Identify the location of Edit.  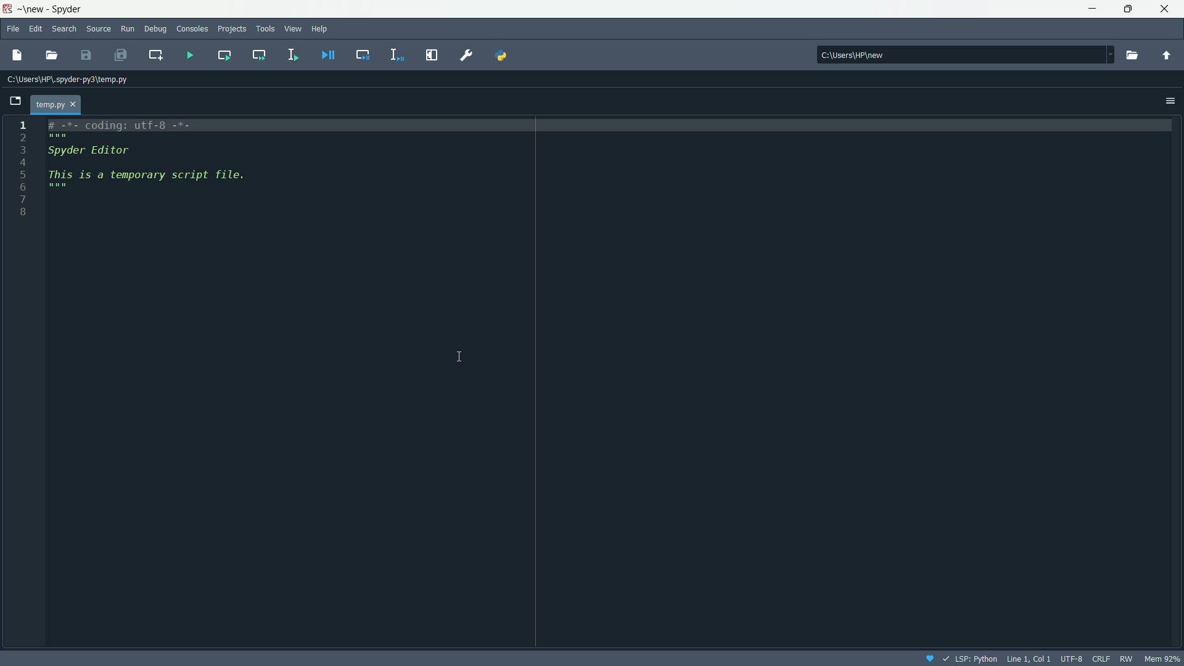
(37, 27).